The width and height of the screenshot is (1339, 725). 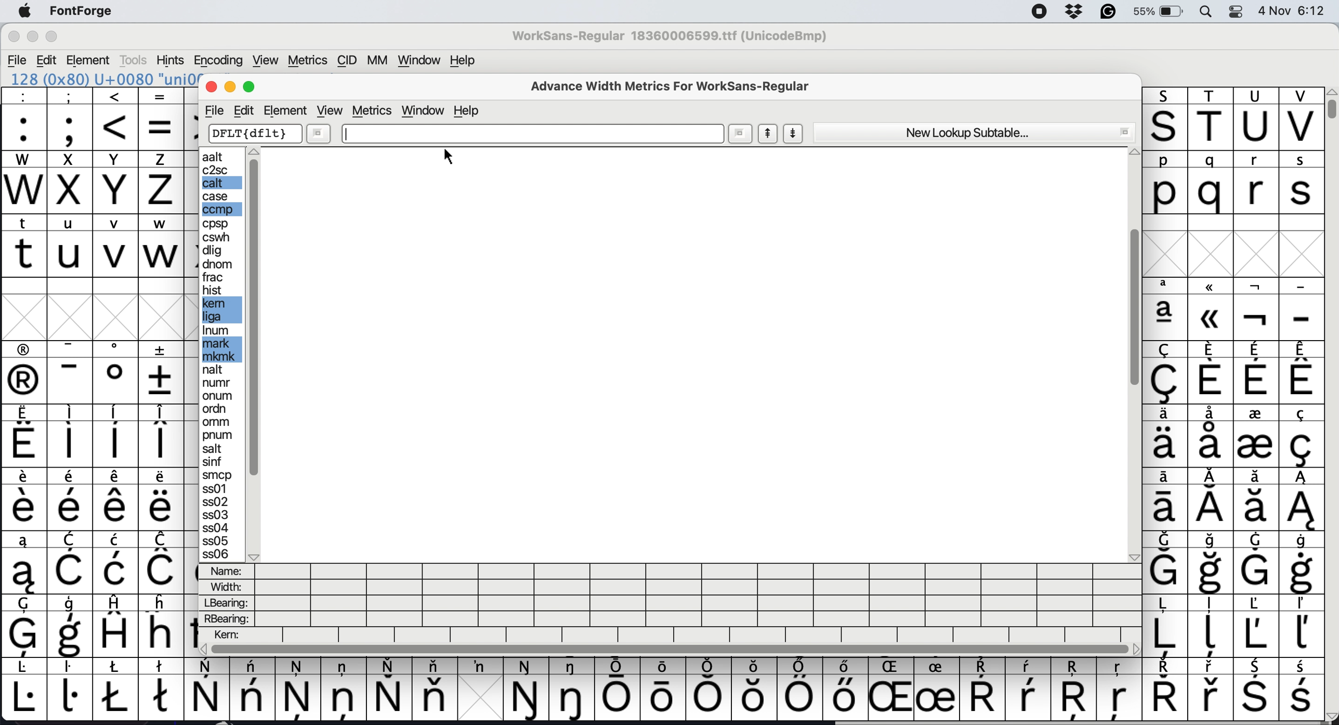 I want to click on screen recorder, so click(x=1040, y=13).